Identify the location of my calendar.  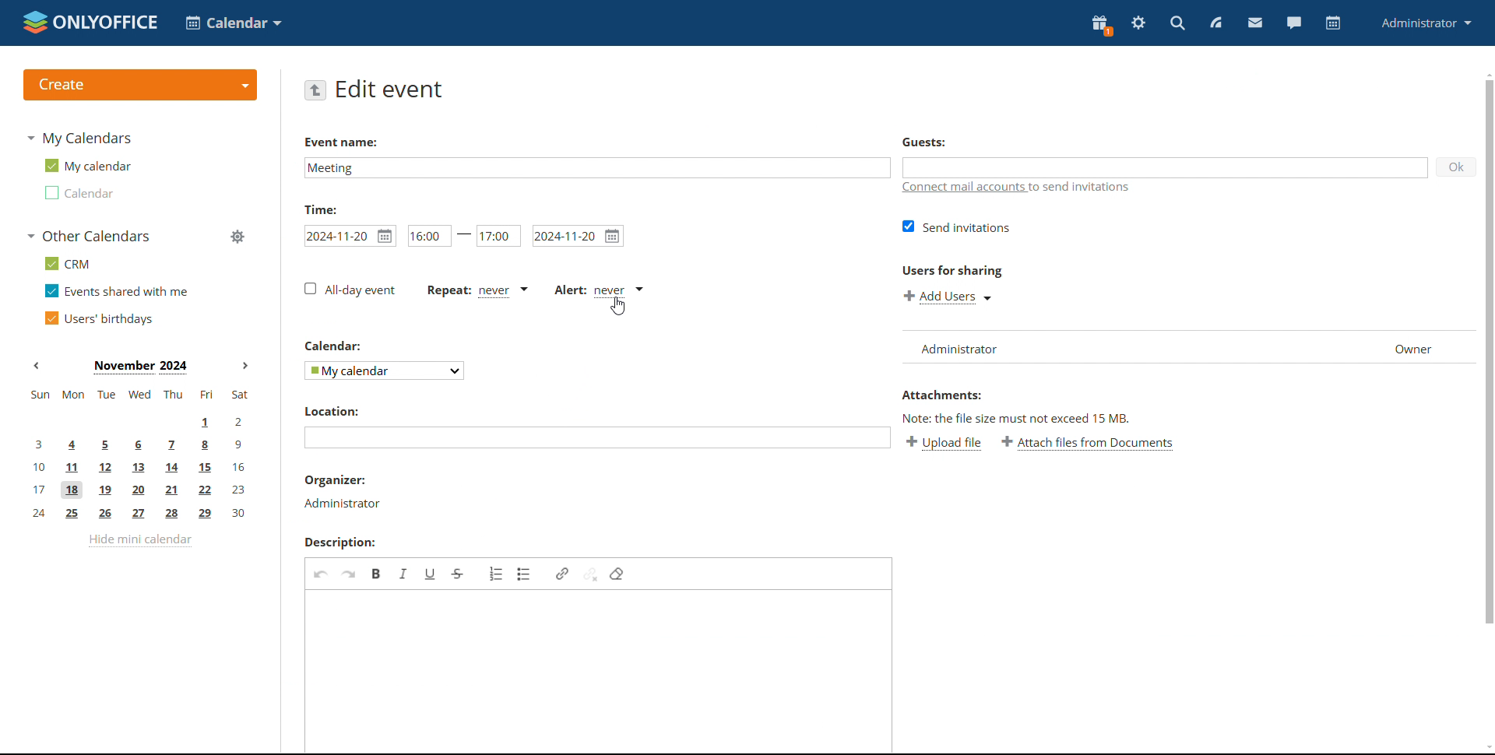
(86, 166).